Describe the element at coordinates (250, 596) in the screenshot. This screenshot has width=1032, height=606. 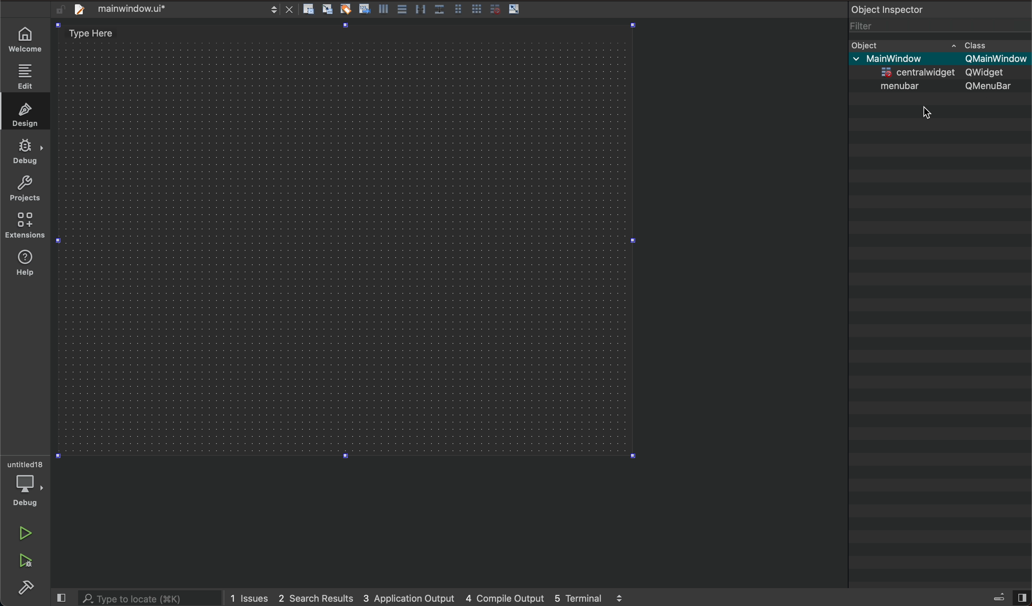
I see `1 issues` at that location.